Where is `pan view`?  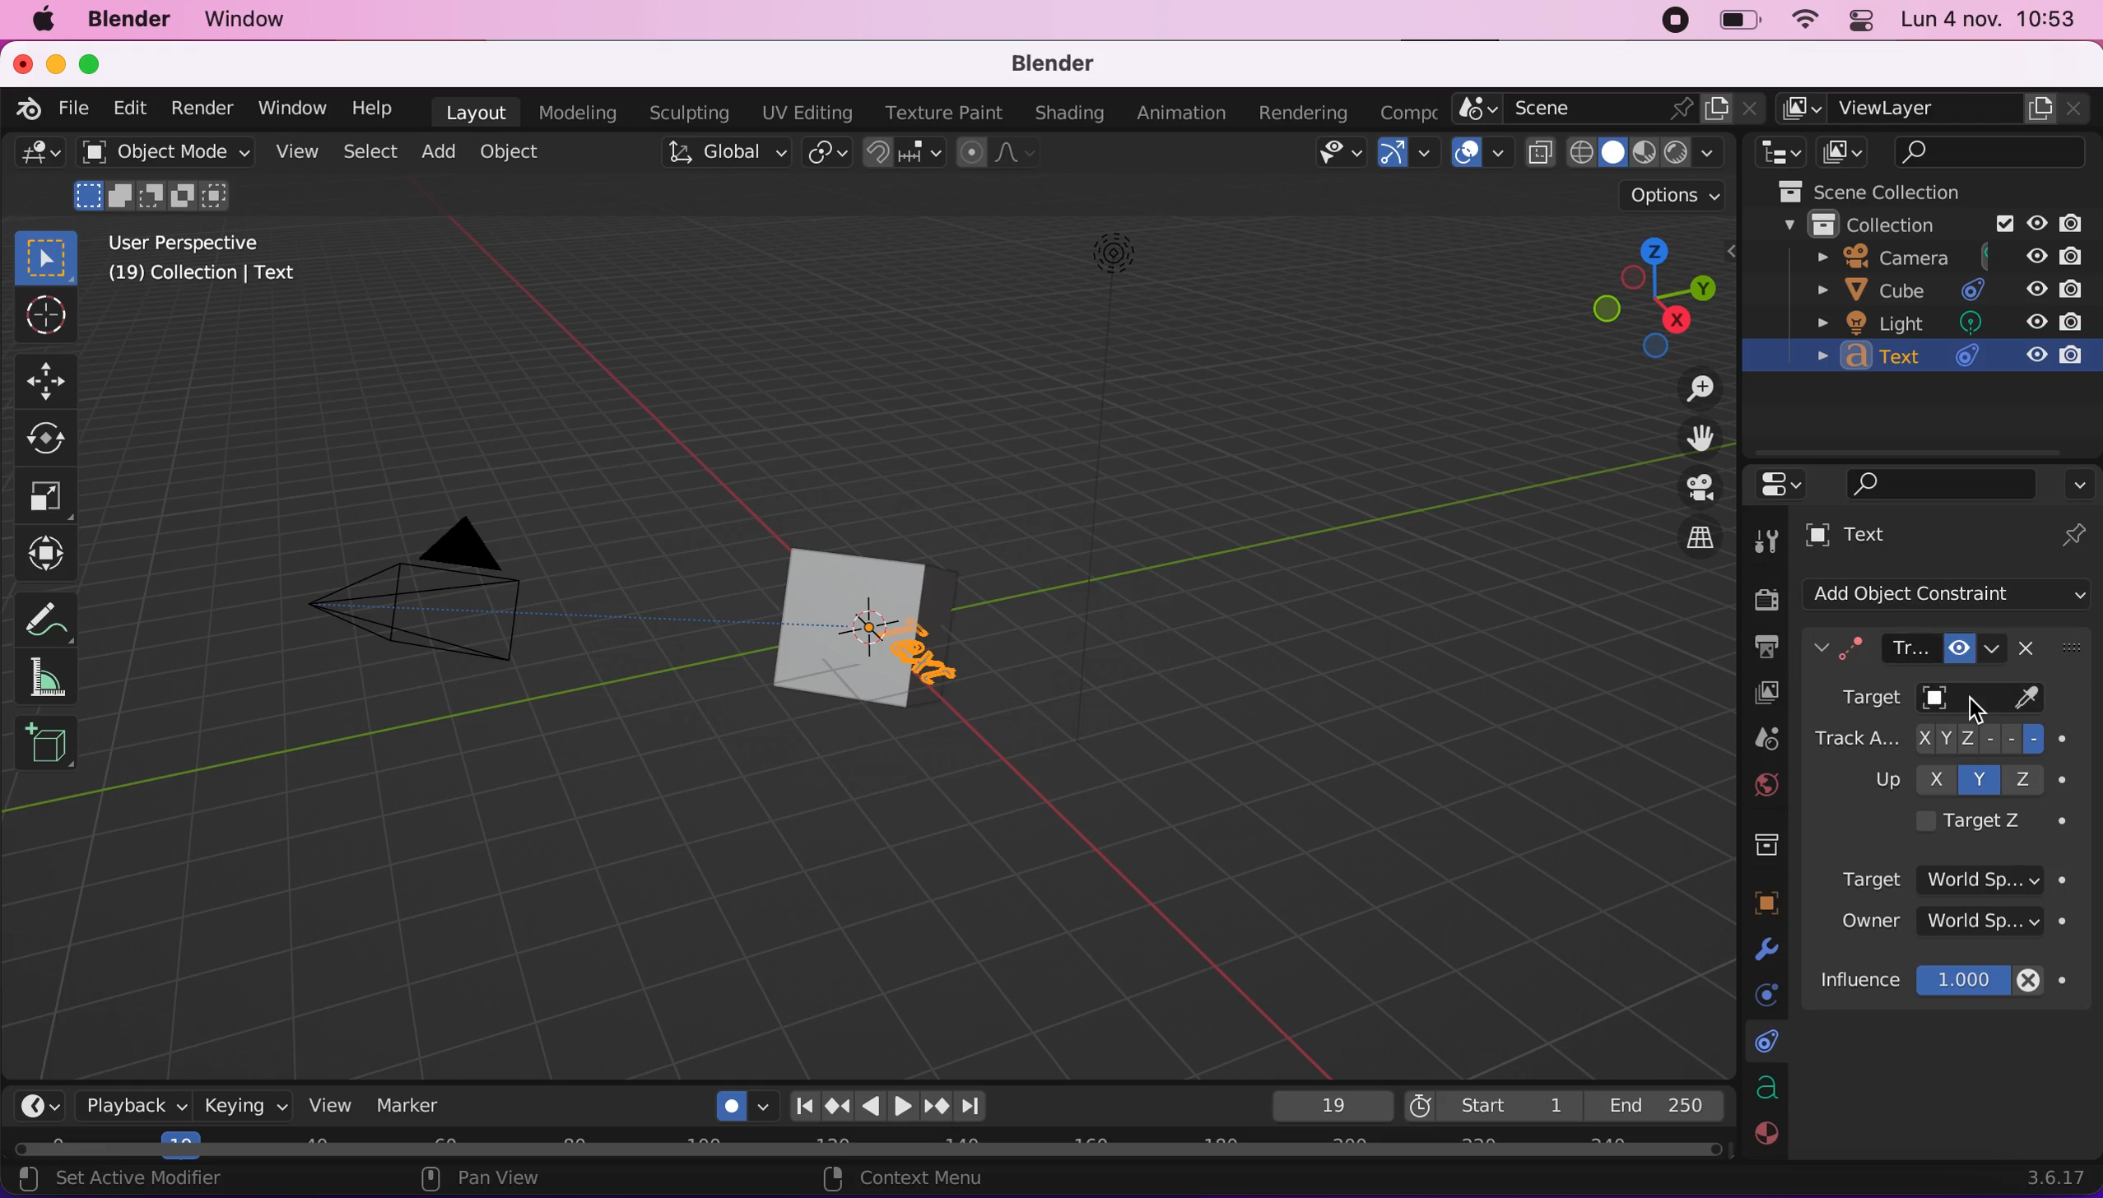
pan view is located at coordinates (546, 1182).